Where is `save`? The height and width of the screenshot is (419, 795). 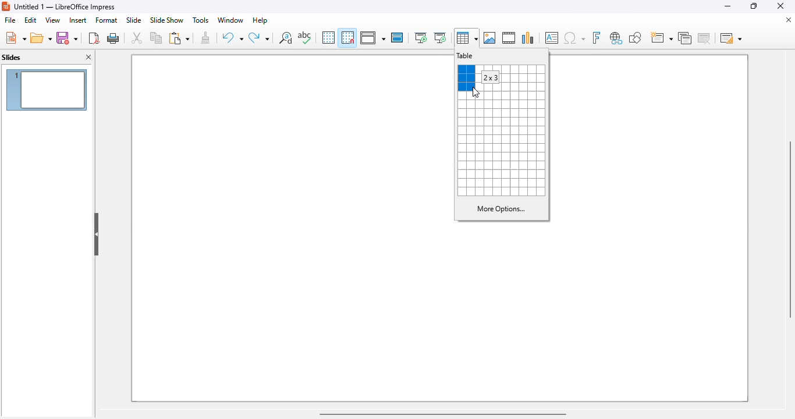 save is located at coordinates (67, 37).